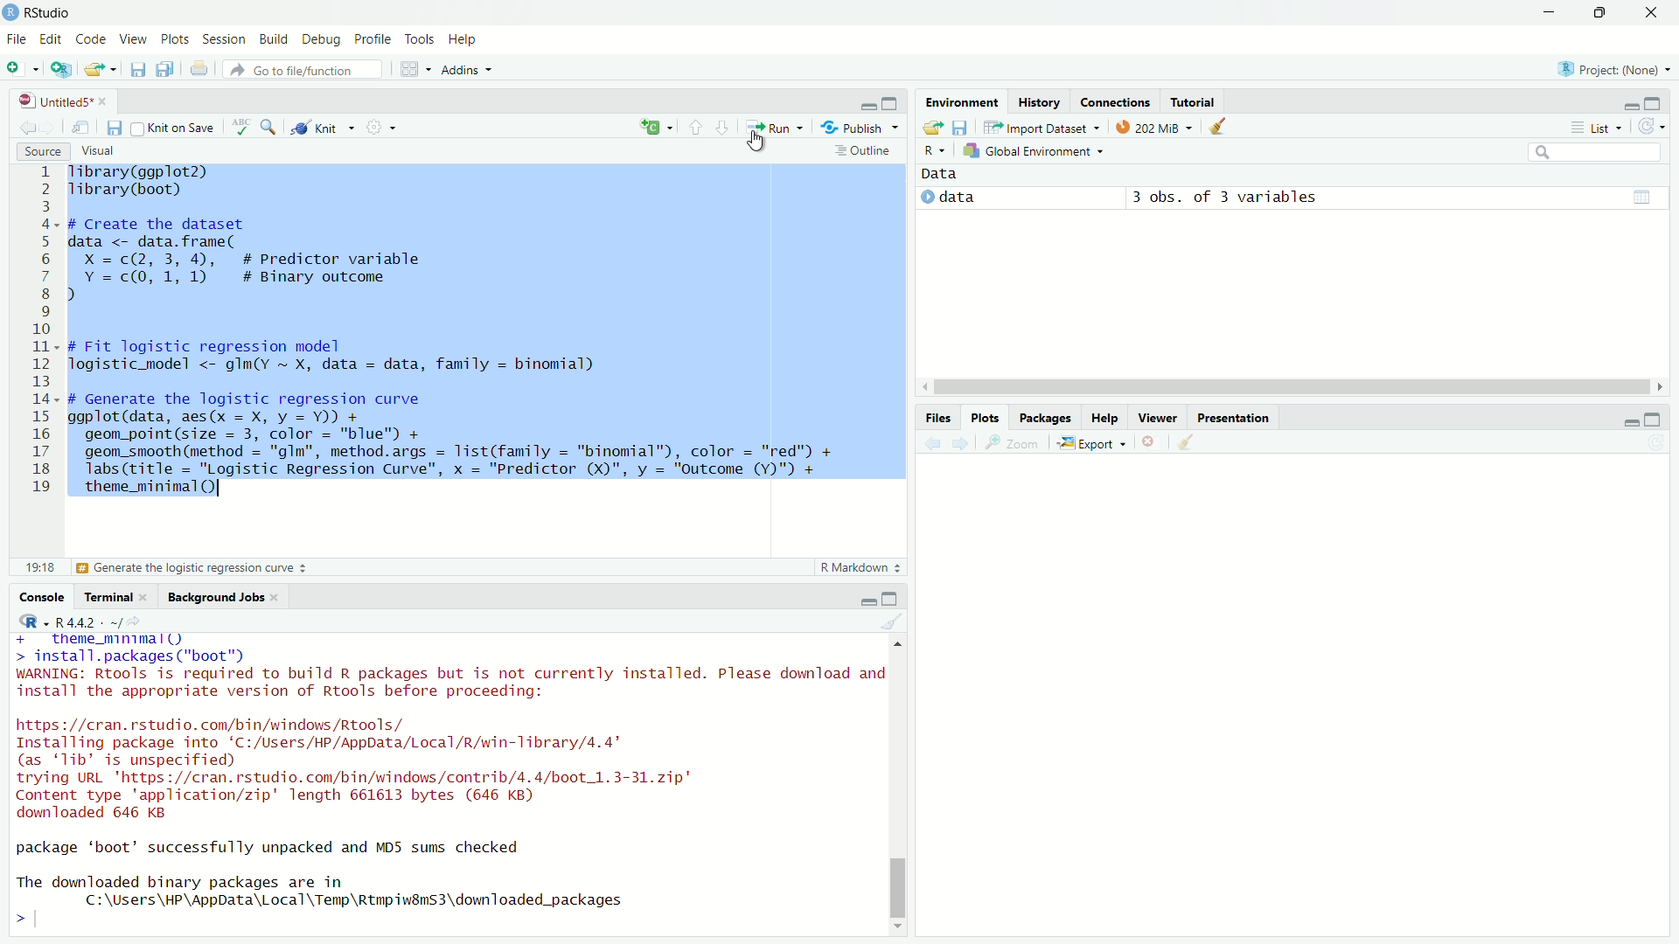 The width and height of the screenshot is (1679, 944). Describe the element at coordinates (932, 444) in the screenshot. I see `Previous plot` at that location.